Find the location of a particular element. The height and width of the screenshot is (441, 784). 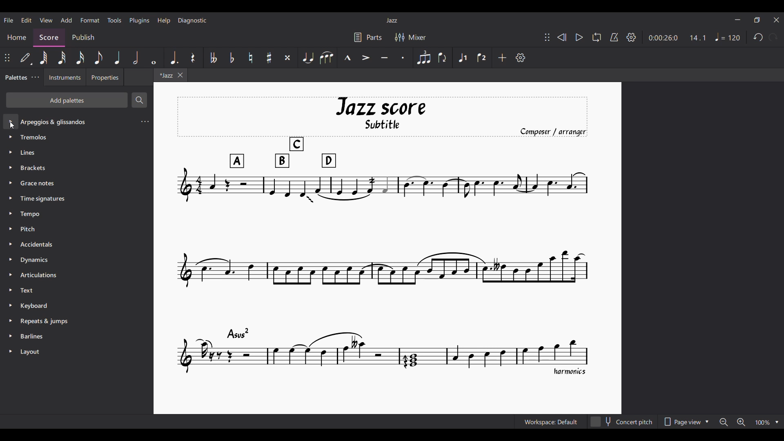

Toggle sharp is located at coordinates (269, 58).